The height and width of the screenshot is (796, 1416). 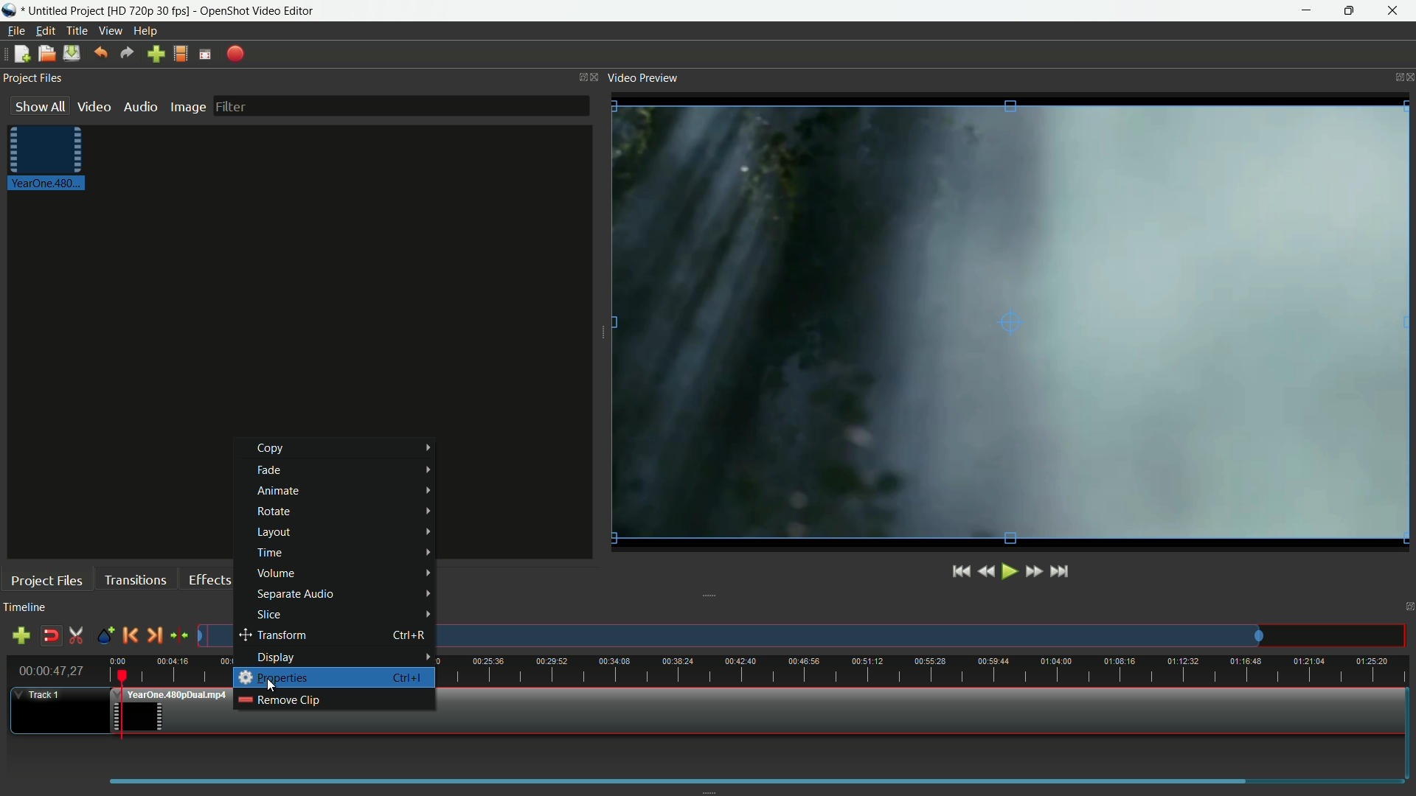 What do you see at coordinates (47, 581) in the screenshot?
I see `project files` at bounding box center [47, 581].